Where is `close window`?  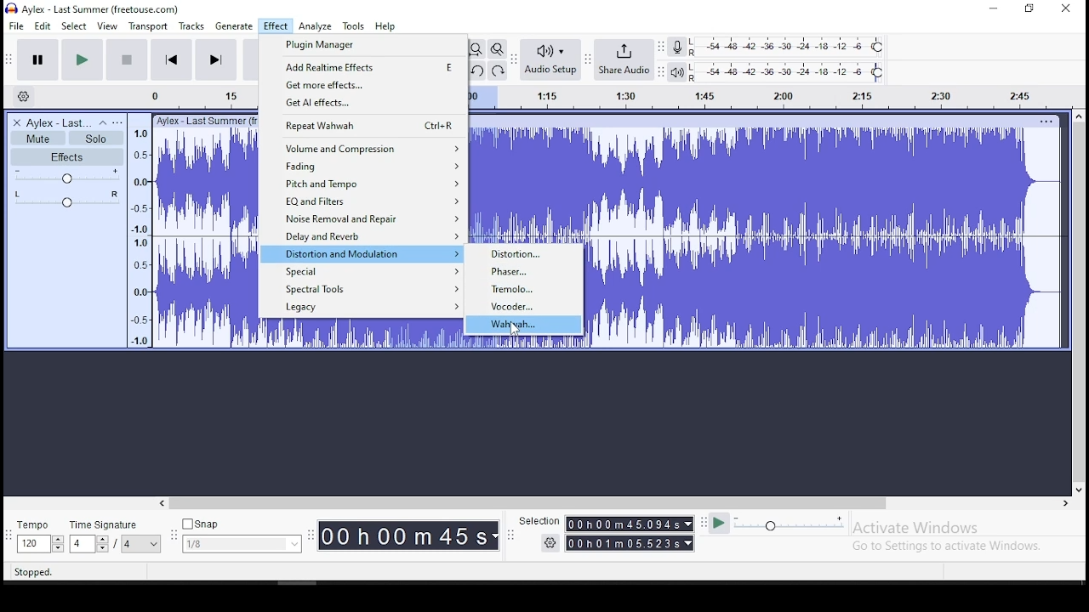
close window is located at coordinates (1066, 9).